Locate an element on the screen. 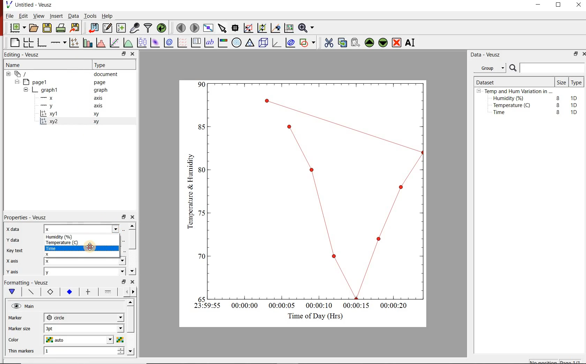 The width and height of the screenshot is (586, 364). xy1 is located at coordinates (53, 114).